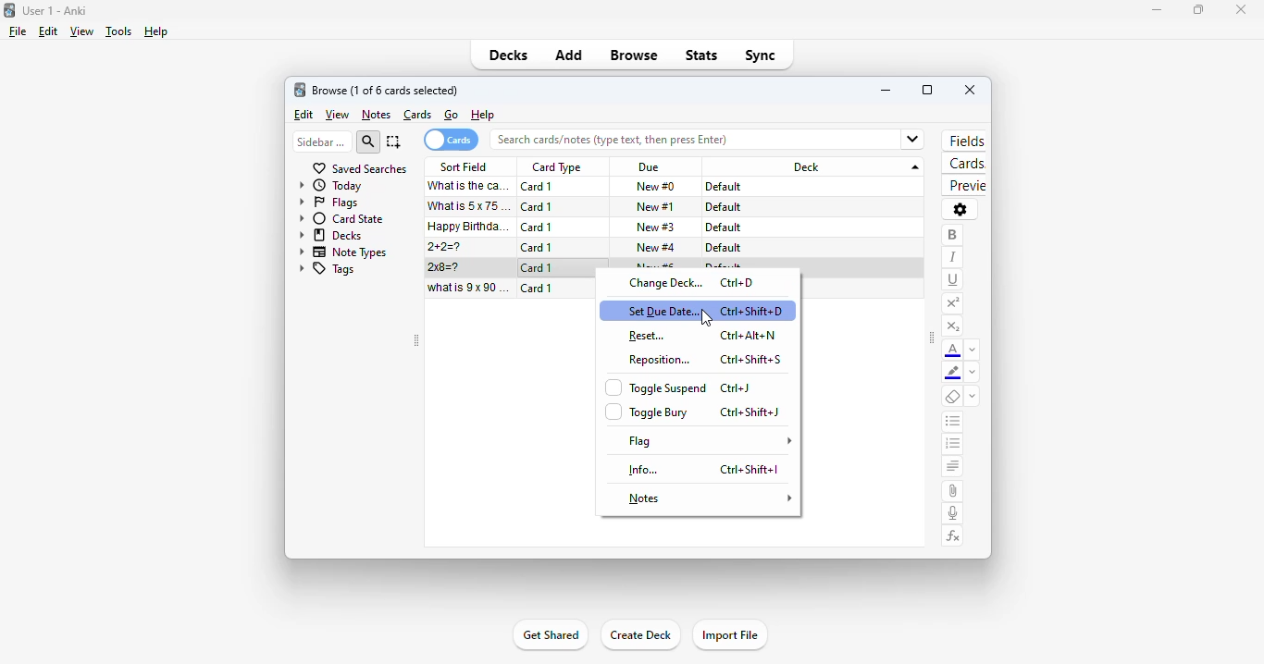 The image size is (1264, 664). What do you see at coordinates (973, 374) in the screenshot?
I see `change color` at bounding box center [973, 374].